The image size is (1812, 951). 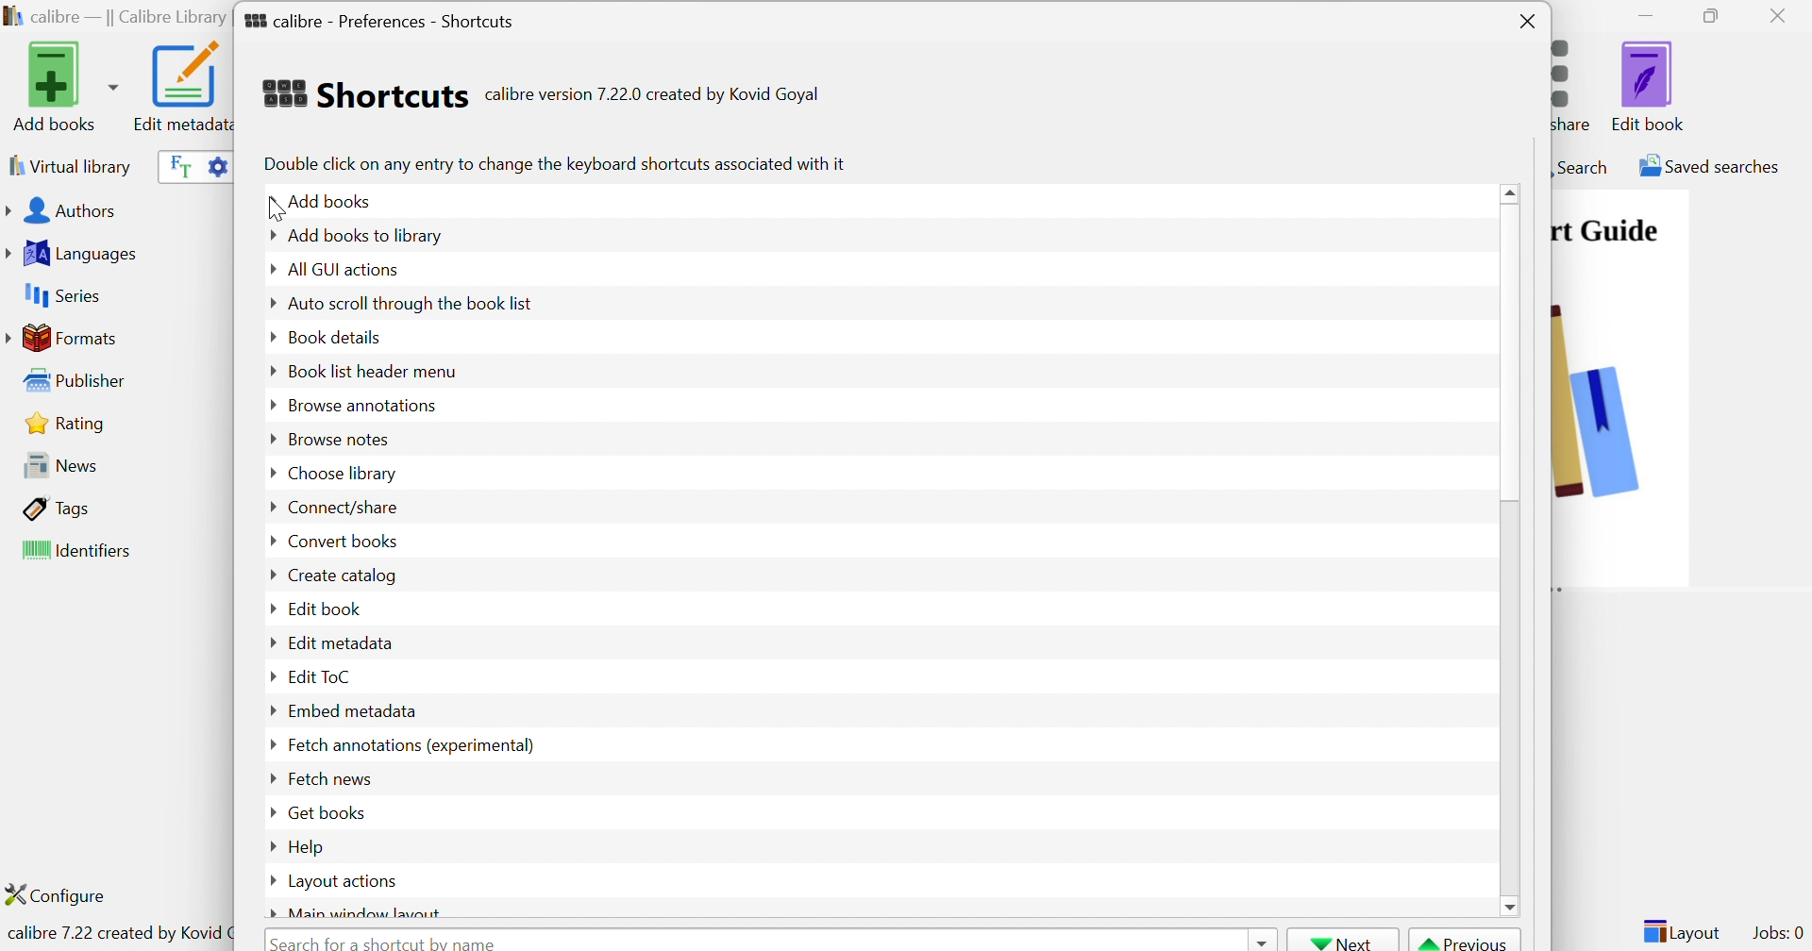 I want to click on Create catalog, so click(x=341, y=576).